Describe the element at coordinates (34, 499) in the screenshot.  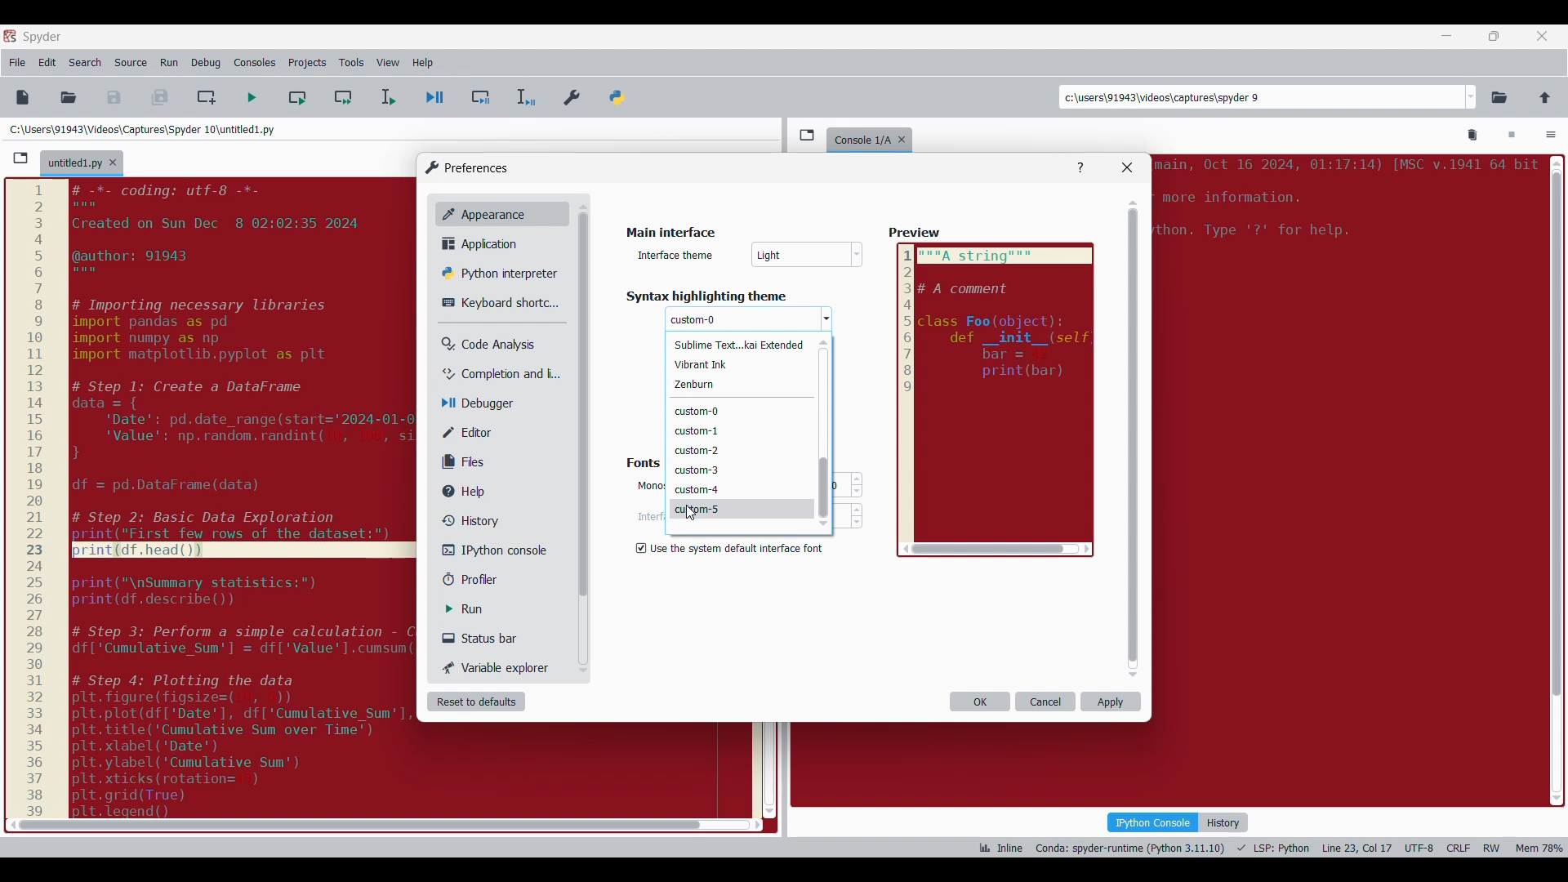
I see `scale` at that location.